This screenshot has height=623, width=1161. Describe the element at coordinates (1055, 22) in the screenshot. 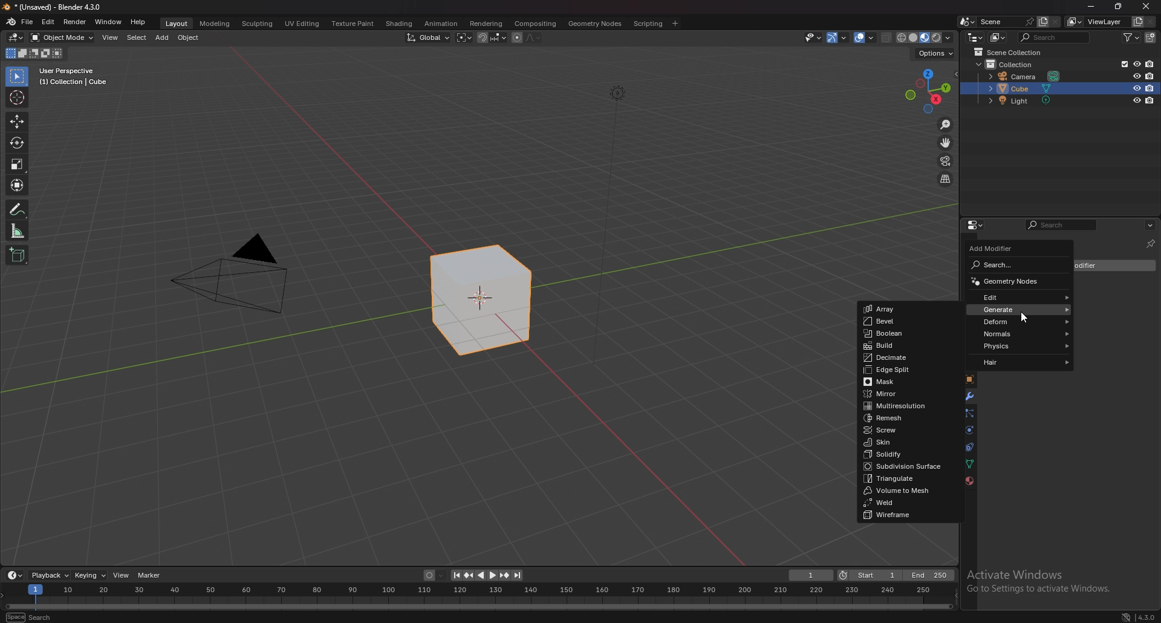

I see `delete scene` at that location.